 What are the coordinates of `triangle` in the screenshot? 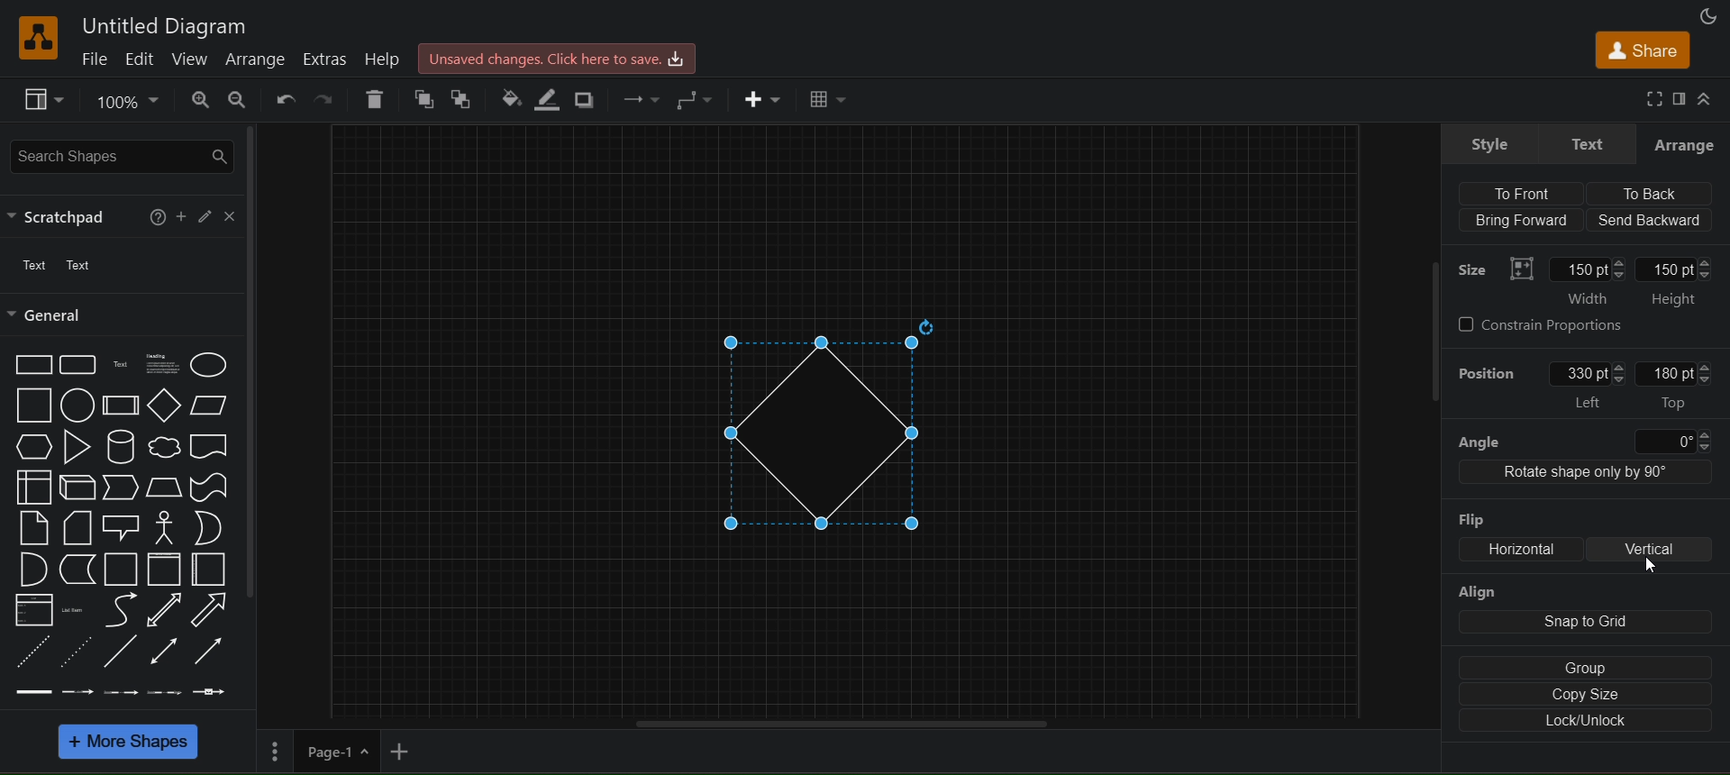 It's located at (75, 444).